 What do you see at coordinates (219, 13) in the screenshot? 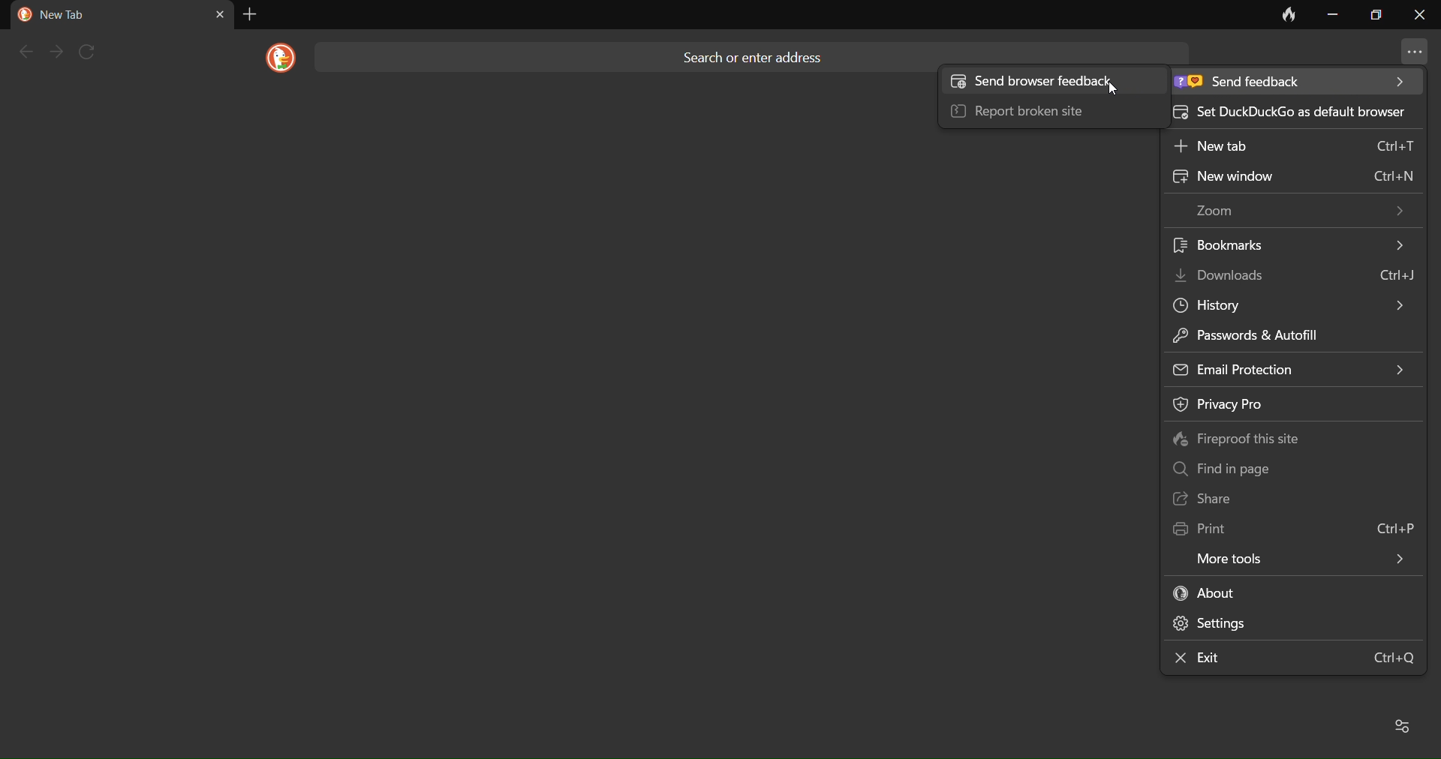
I see `close tab` at bounding box center [219, 13].